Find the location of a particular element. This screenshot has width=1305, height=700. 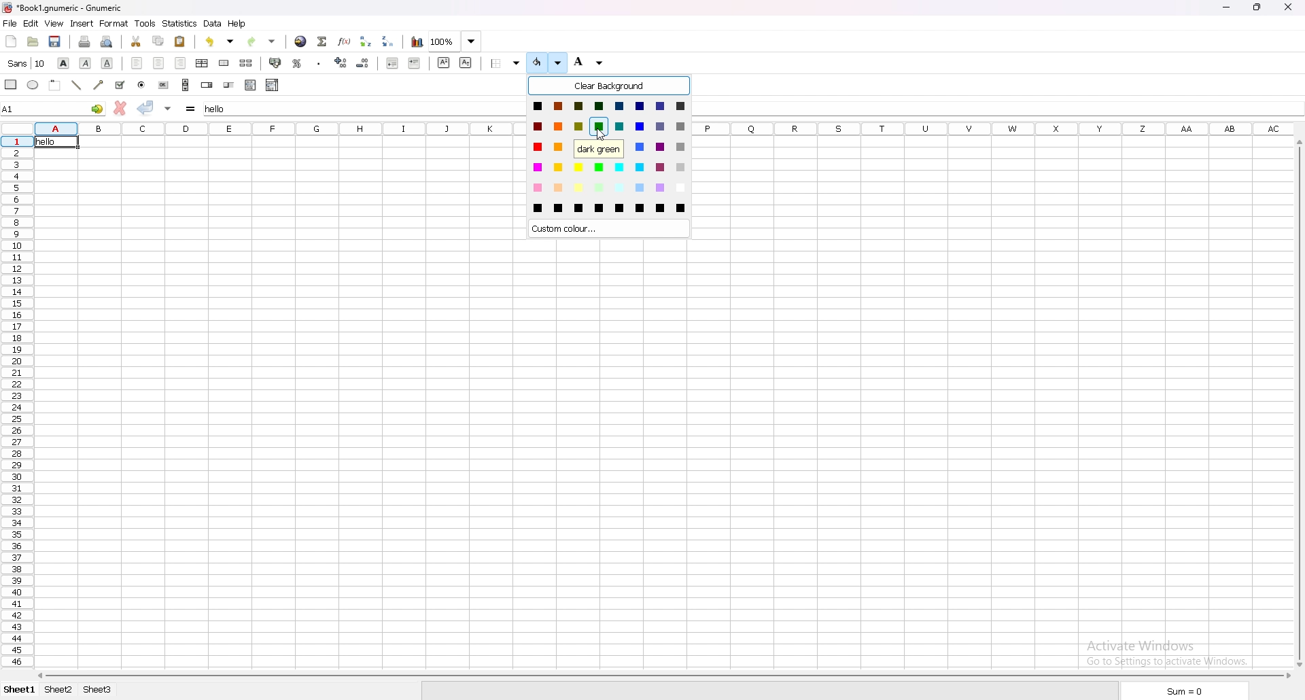

thousands separator is located at coordinates (319, 63).